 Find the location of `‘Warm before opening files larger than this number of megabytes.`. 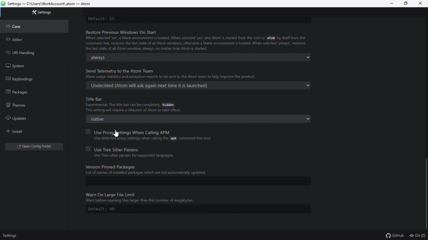

‘Warm before opening files larger than this number of megabytes. is located at coordinates (141, 201).